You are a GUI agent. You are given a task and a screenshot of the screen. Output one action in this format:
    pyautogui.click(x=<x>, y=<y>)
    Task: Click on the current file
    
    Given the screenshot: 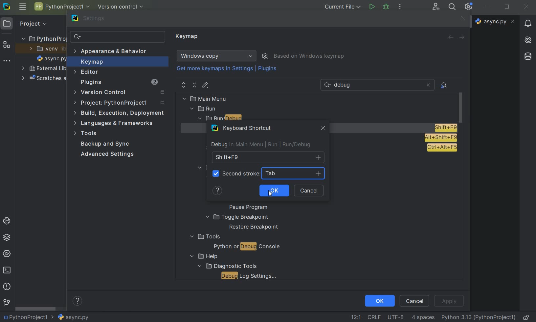 What is the action you would take?
    pyautogui.click(x=343, y=7)
    